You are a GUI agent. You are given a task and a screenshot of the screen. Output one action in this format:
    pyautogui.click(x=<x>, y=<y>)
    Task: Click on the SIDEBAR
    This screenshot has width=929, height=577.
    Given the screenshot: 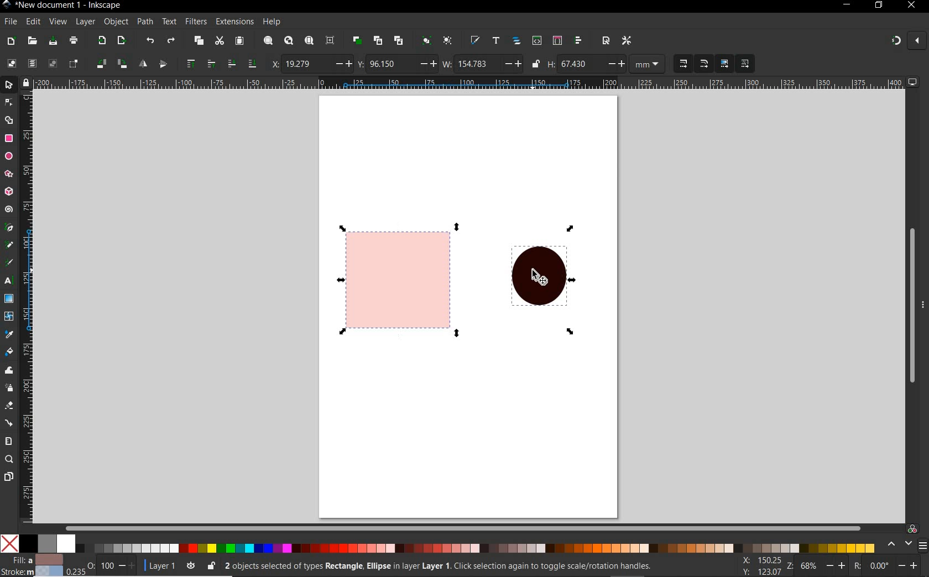 What is the action you would take?
    pyautogui.click(x=923, y=545)
    